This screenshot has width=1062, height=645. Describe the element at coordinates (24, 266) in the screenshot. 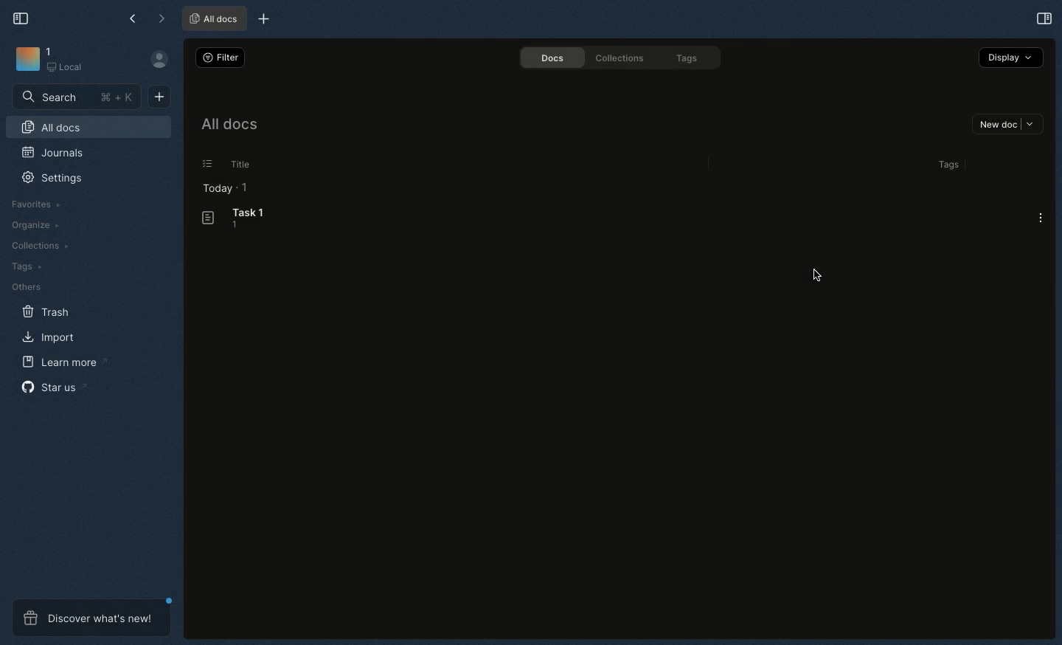

I see `Tags` at that location.